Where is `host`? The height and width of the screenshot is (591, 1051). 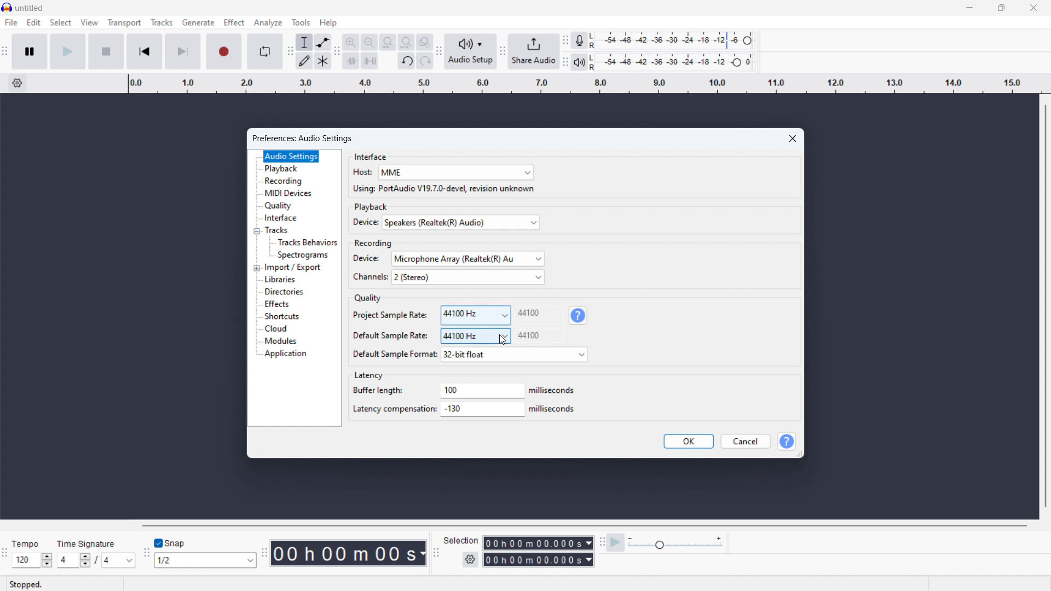 host is located at coordinates (361, 172).